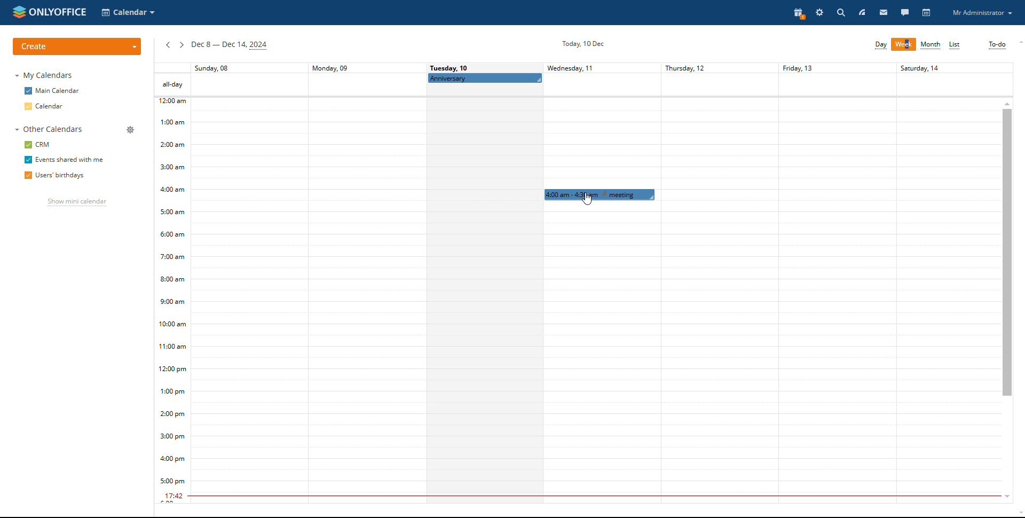 This screenshot has width=1025, height=518. Describe the element at coordinates (64, 160) in the screenshot. I see `events shared with me` at that location.